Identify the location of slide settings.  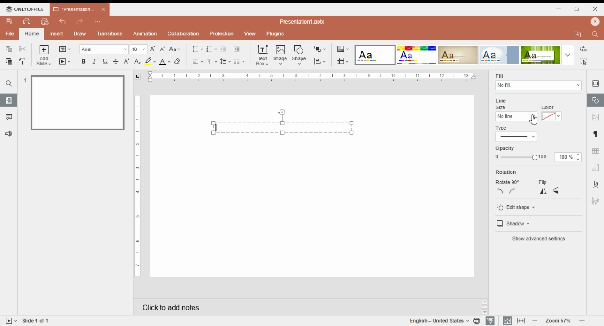
(596, 84).